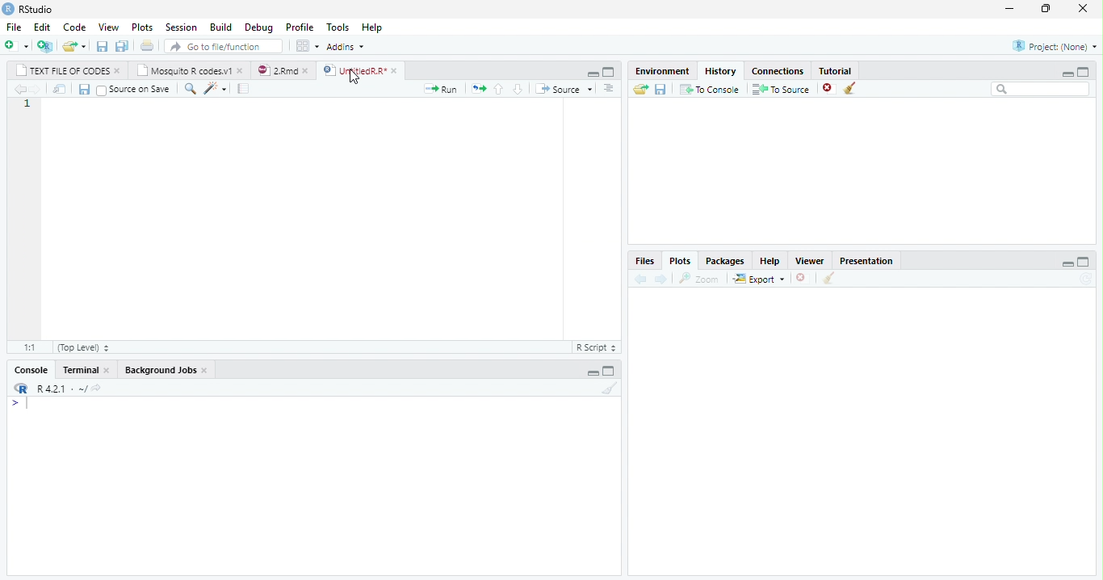  What do you see at coordinates (1087, 72) in the screenshot?
I see `maximize` at bounding box center [1087, 72].